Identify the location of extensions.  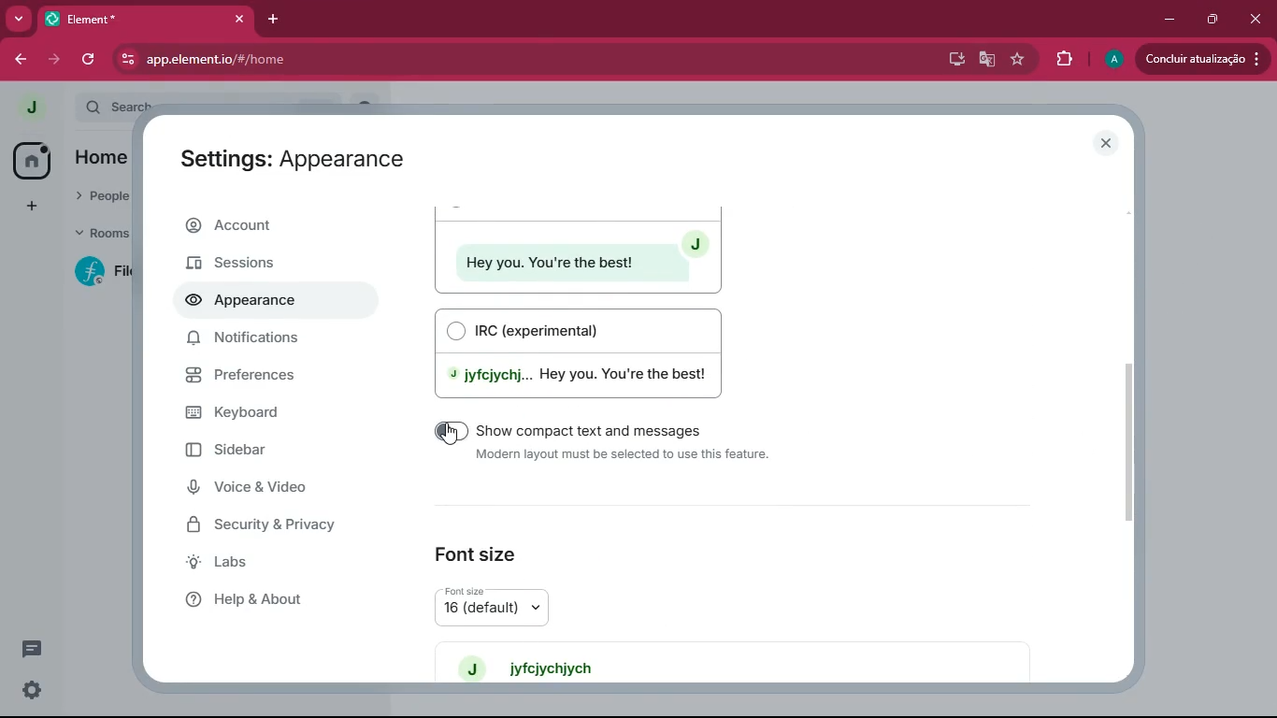
(1064, 57).